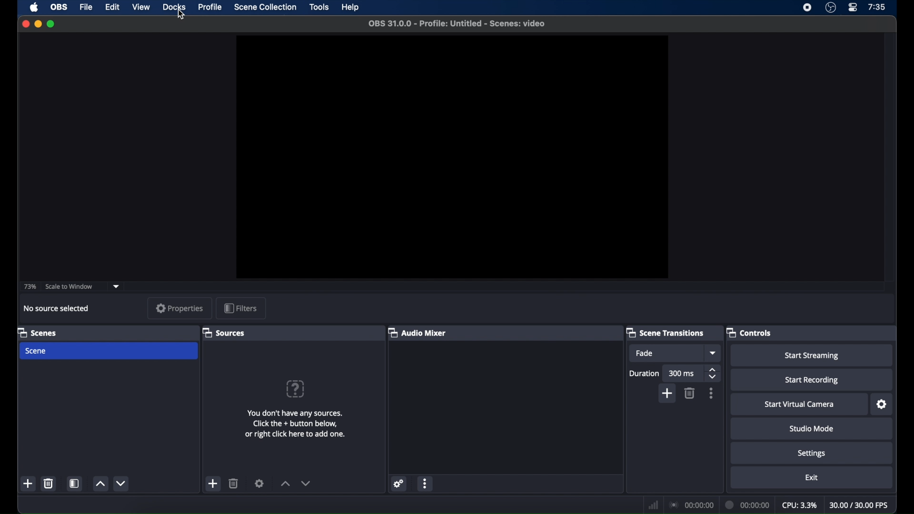  I want to click on studio mode, so click(811, 428).